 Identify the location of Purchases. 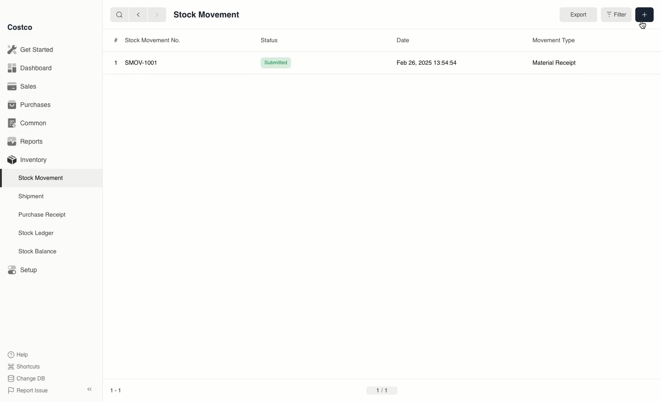
(31, 106).